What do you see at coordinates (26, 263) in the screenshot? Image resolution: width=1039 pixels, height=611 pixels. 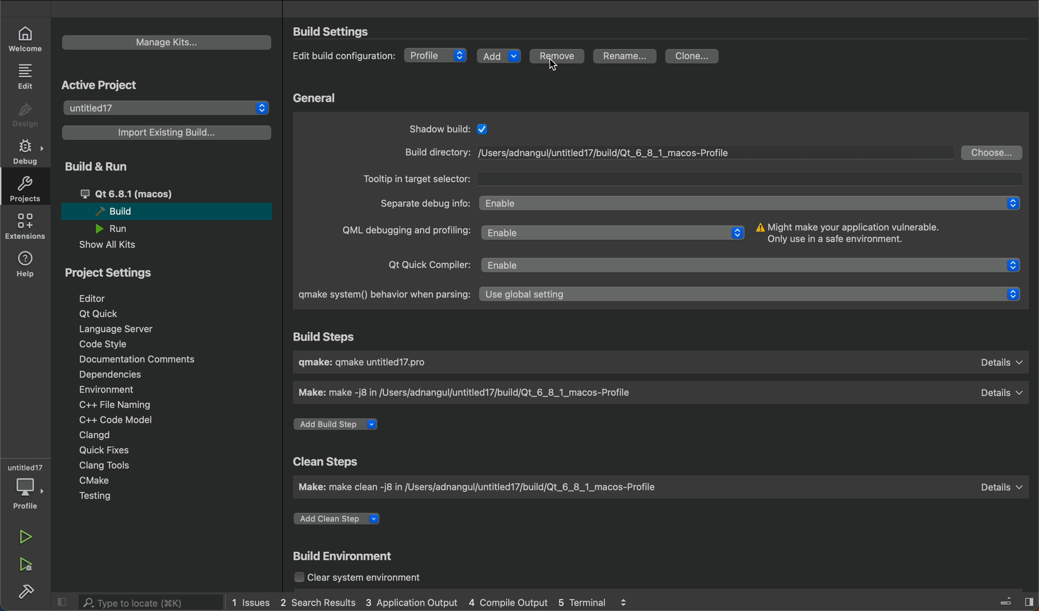 I see `help` at bounding box center [26, 263].